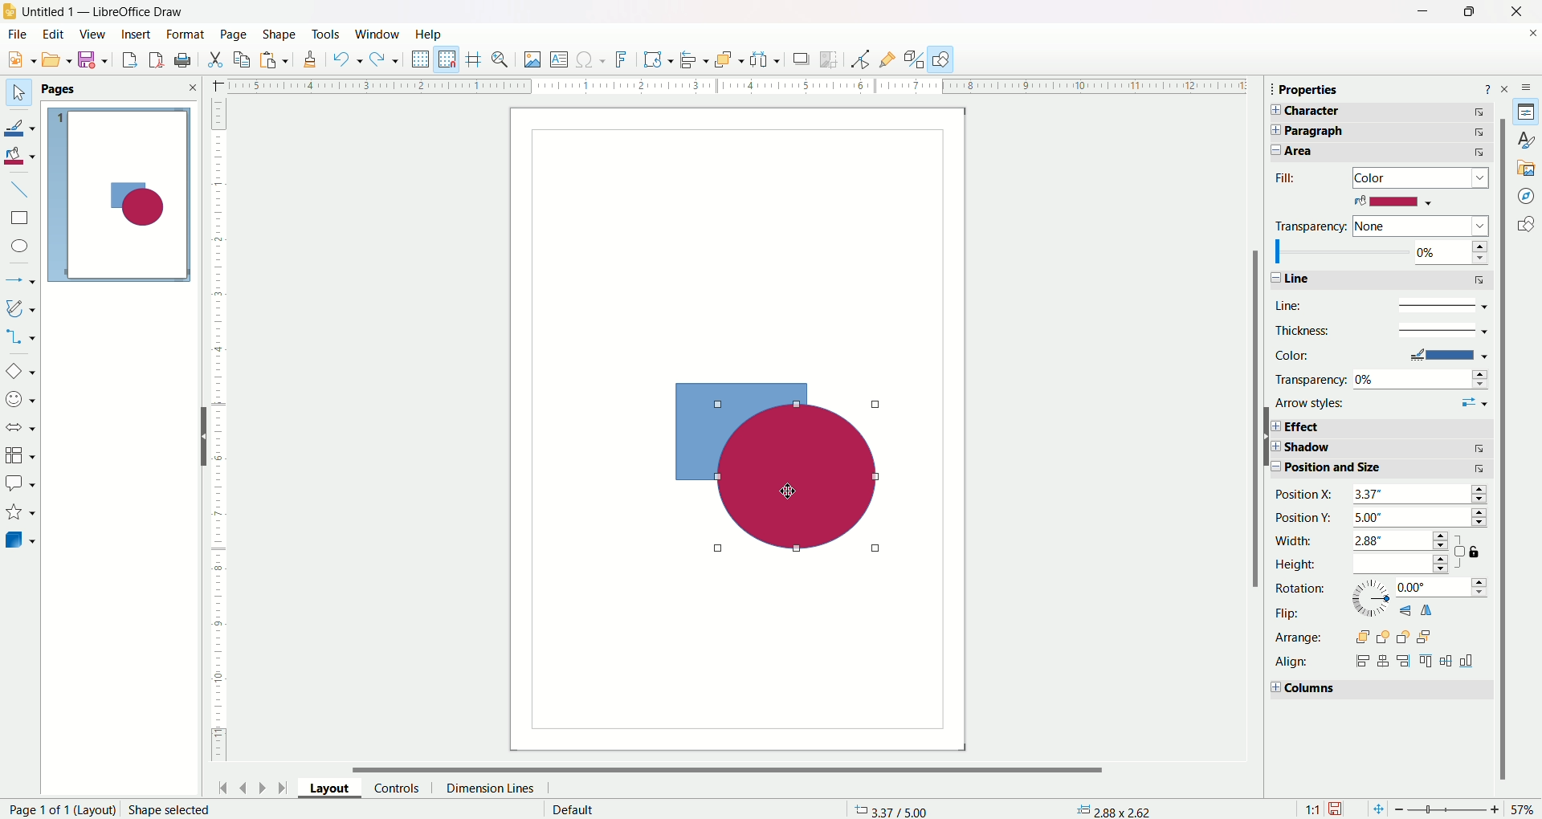 Image resolution: width=1542 pixels, height=819 pixels. I want to click on snap to grid, so click(450, 59).